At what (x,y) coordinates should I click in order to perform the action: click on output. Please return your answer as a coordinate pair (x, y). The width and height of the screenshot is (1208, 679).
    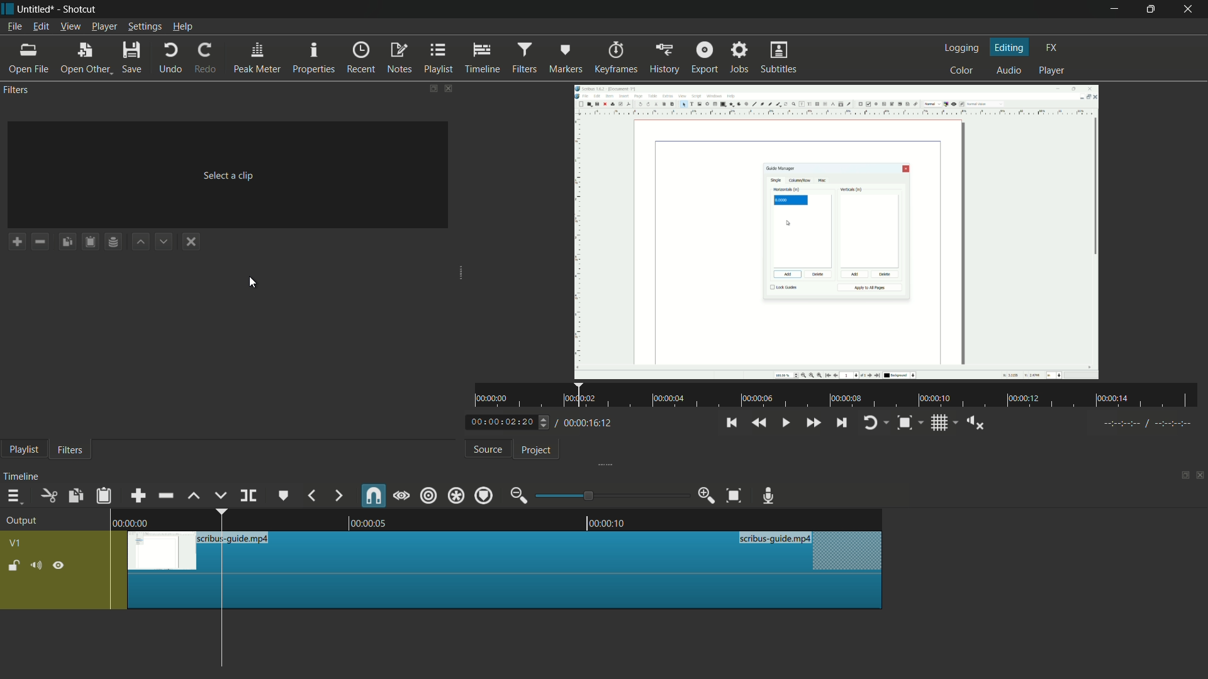
    Looking at the image, I should click on (21, 521).